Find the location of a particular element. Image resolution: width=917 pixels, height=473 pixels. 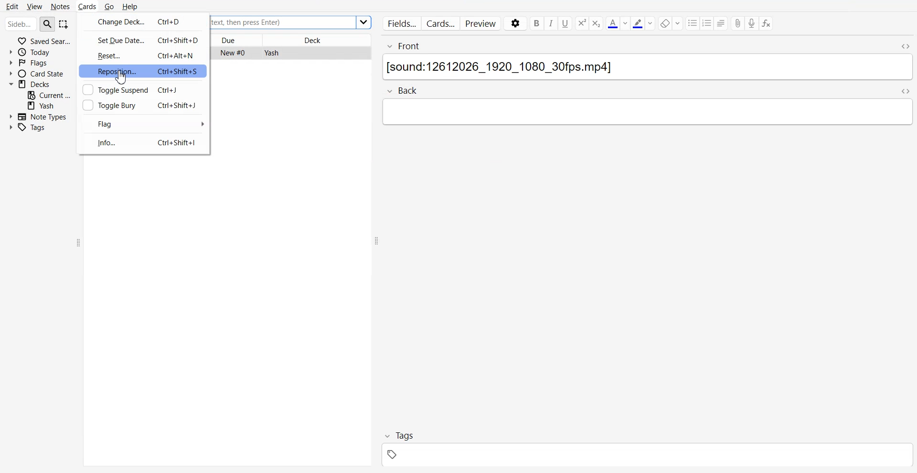

Toggle Bury is located at coordinates (108, 105).